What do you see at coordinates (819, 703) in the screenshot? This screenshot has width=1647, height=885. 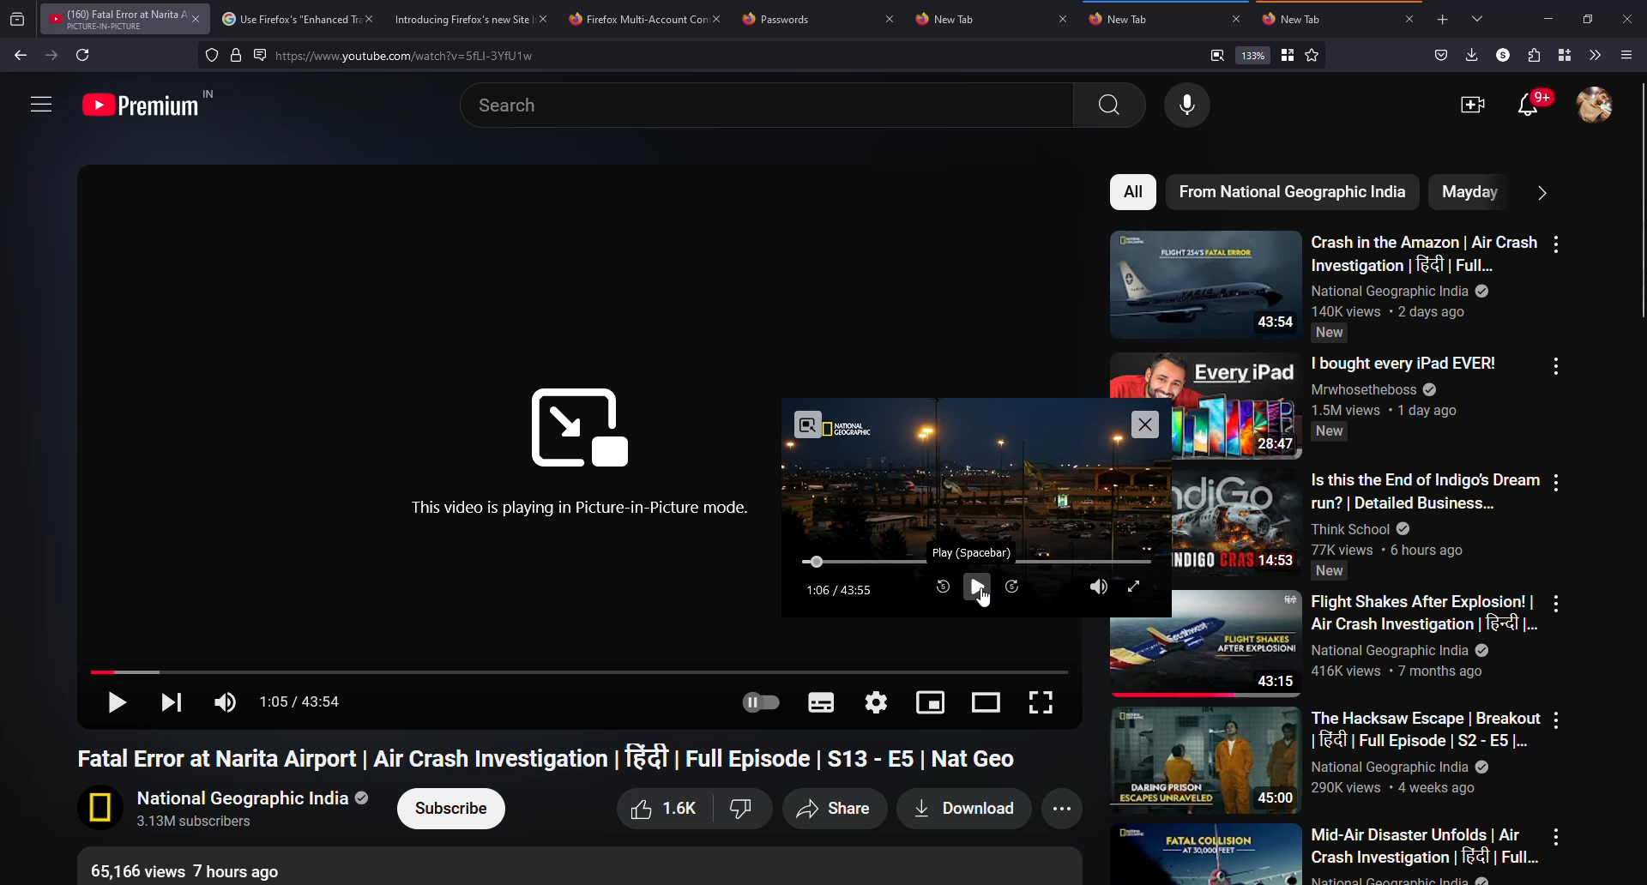 I see `subtitle` at bounding box center [819, 703].